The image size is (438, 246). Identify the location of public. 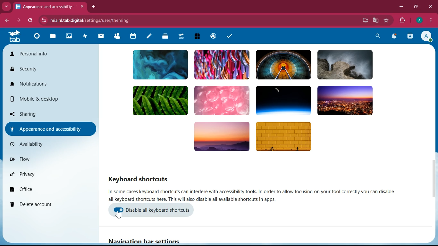
(214, 36).